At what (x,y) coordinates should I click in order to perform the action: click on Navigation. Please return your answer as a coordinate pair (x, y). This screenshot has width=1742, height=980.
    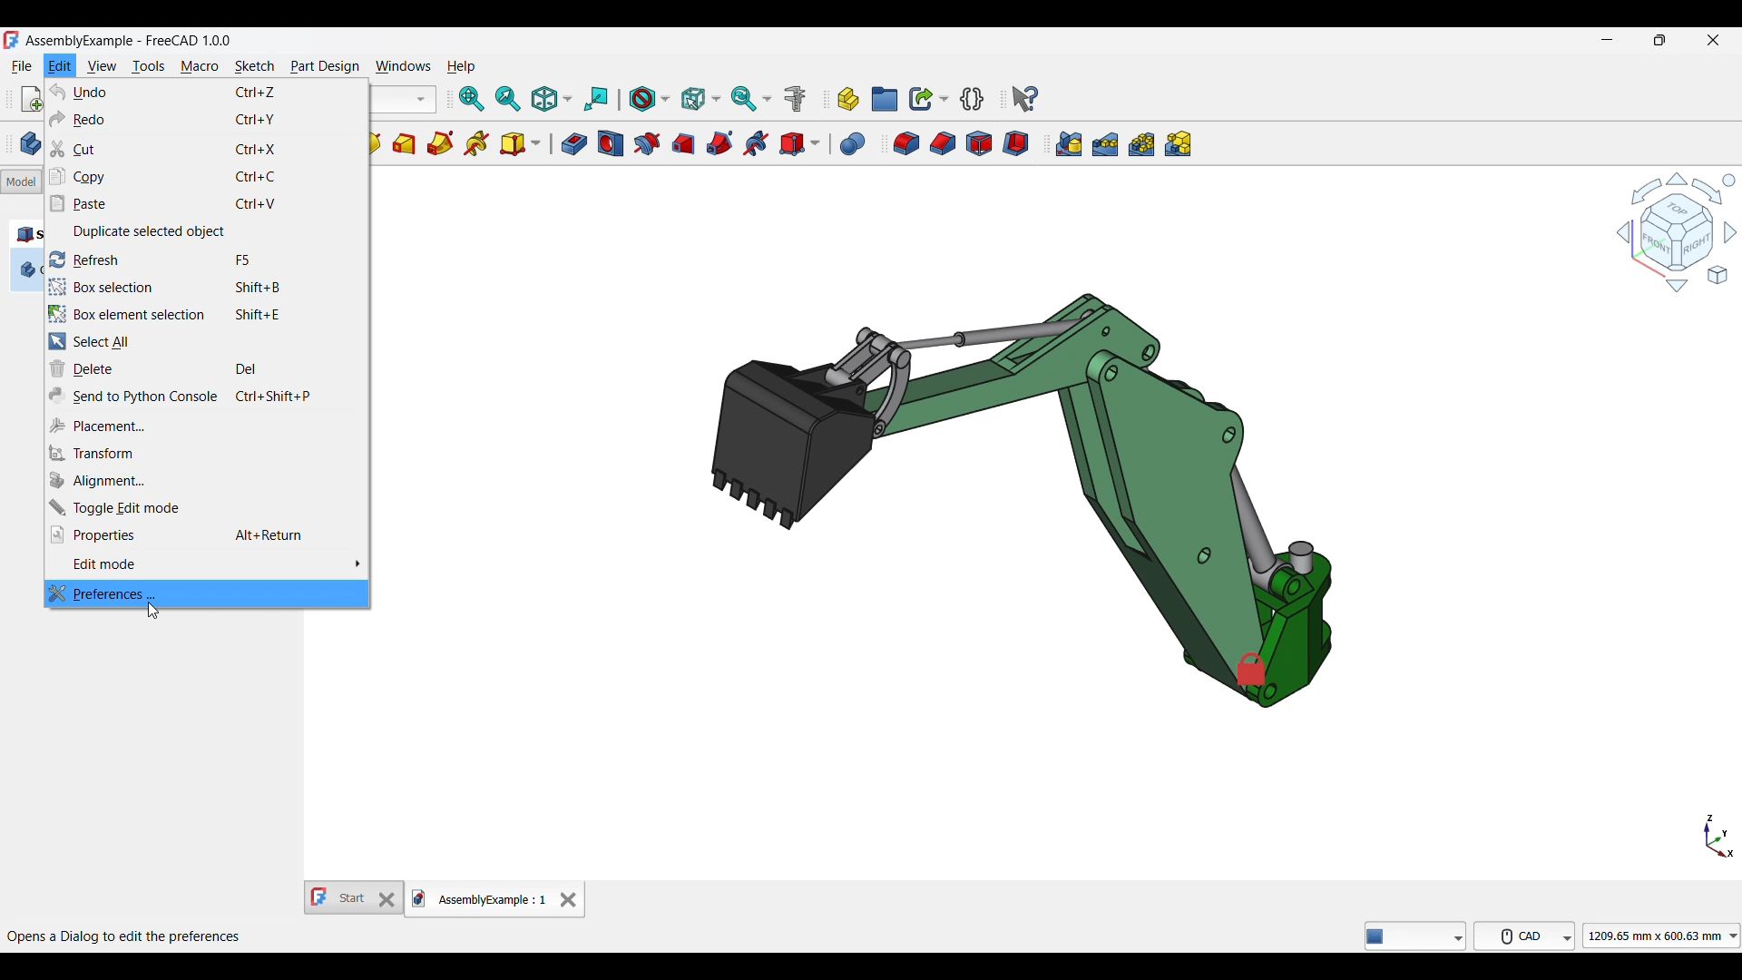
    Looking at the image, I should click on (1676, 231).